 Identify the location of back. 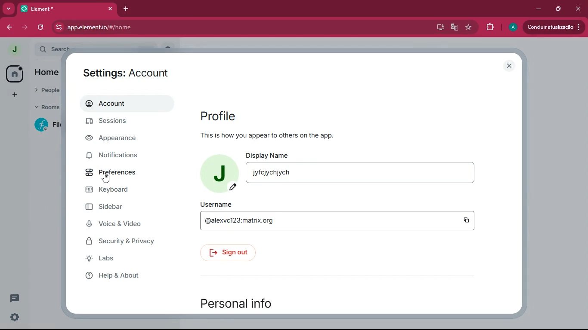
(11, 27).